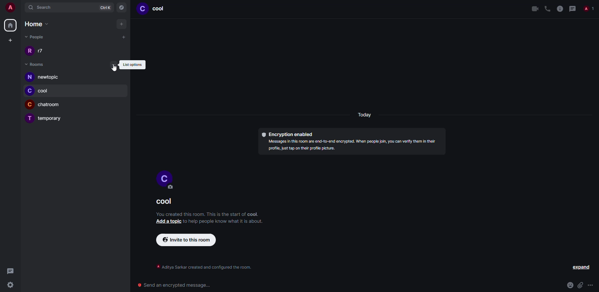 The image size is (599, 292). Describe the element at coordinates (287, 134) in the screenshot. I see `encryption enabled` at that location.